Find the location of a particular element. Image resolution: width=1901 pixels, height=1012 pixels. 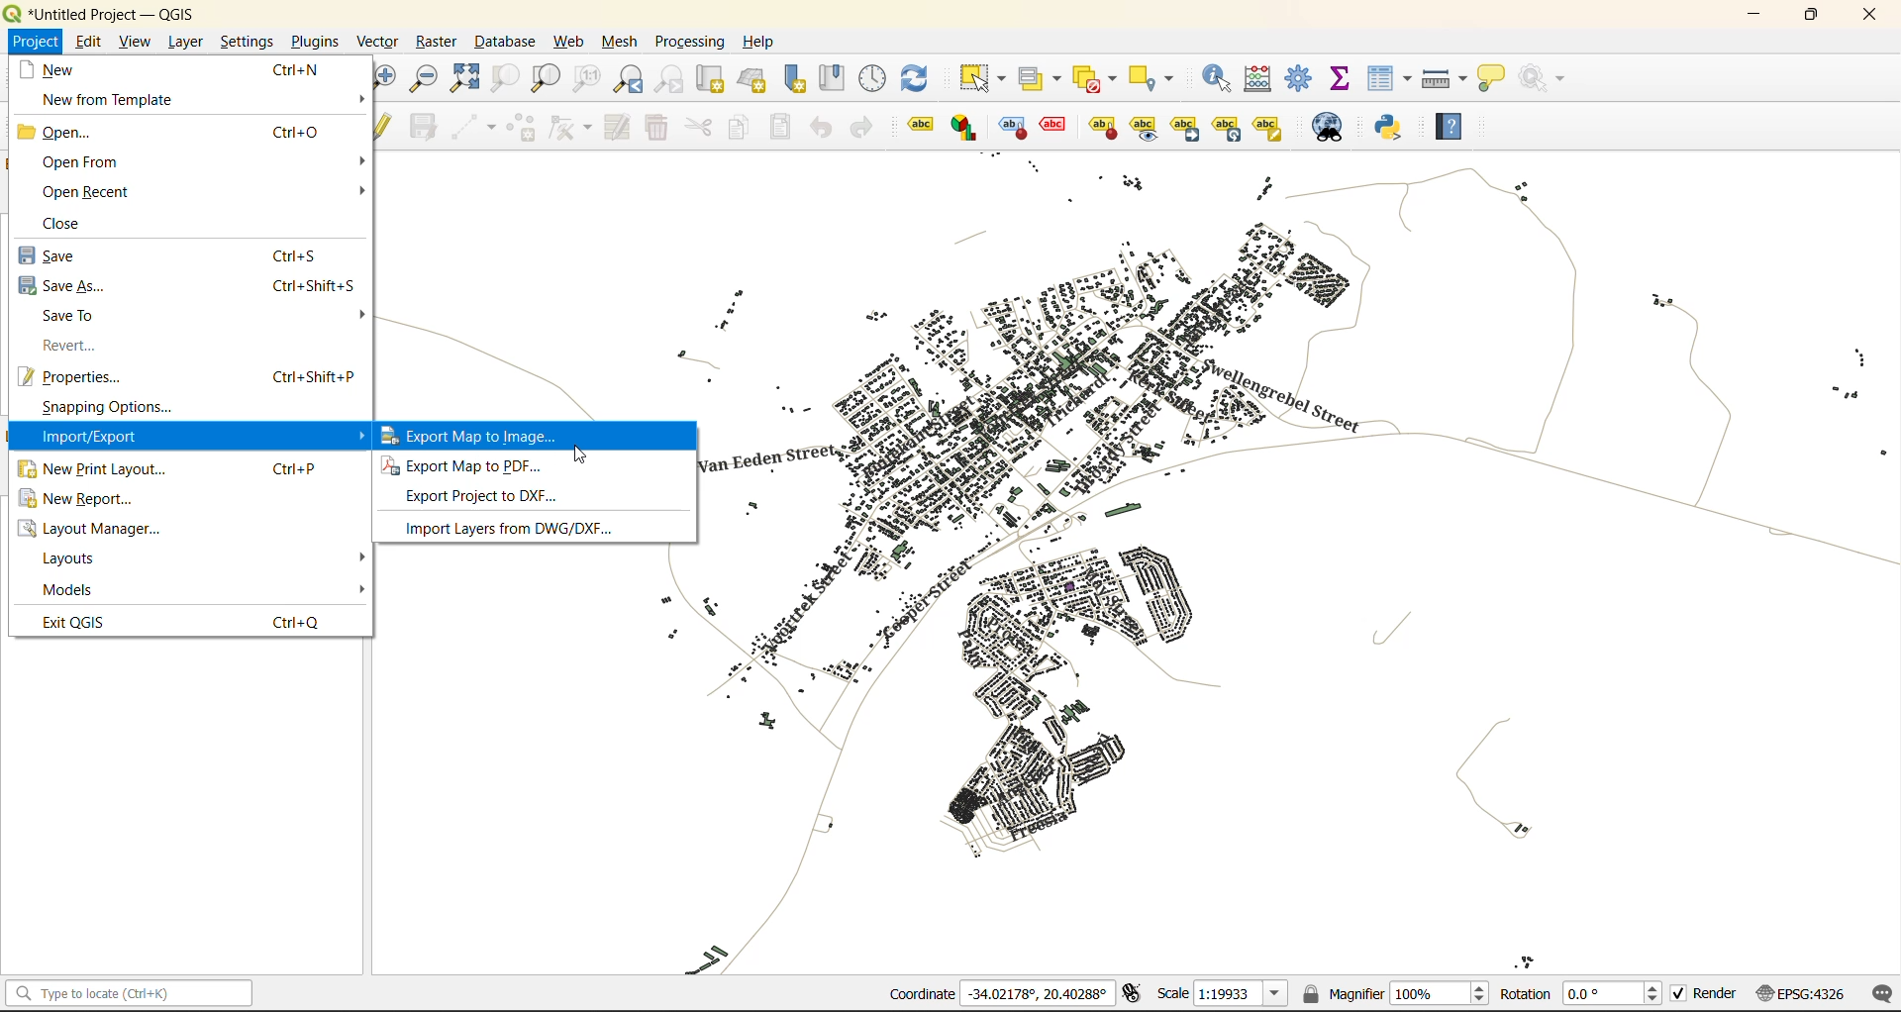

identify features is located at coordinates (1219, 77).